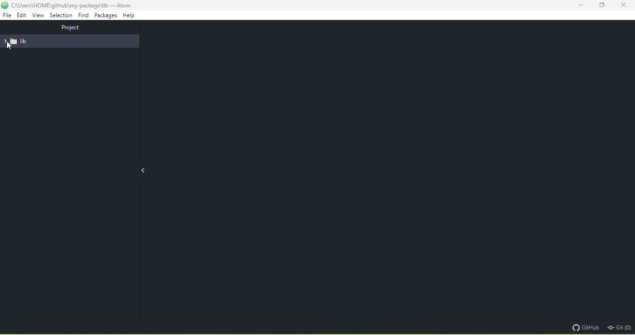  I want to click on github, so click(583, 327).